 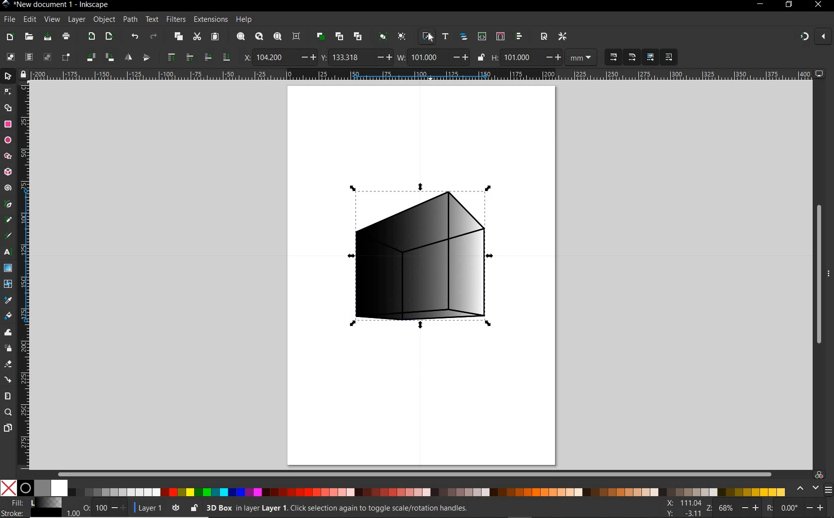 I want to click on SELECTOR TOOL, so click(x=8, y=77).